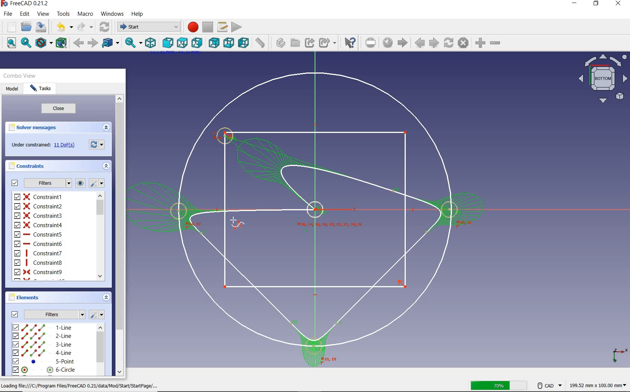 This screenshot has height=392, width=630. What do you see at coordinates (100, 350) in the screenshot?
I see `scrollbar` at bounding box center [100, 350].